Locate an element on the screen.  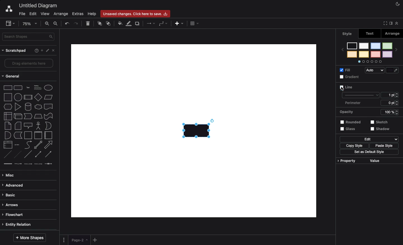
To back is located at coordinates (108, 24).